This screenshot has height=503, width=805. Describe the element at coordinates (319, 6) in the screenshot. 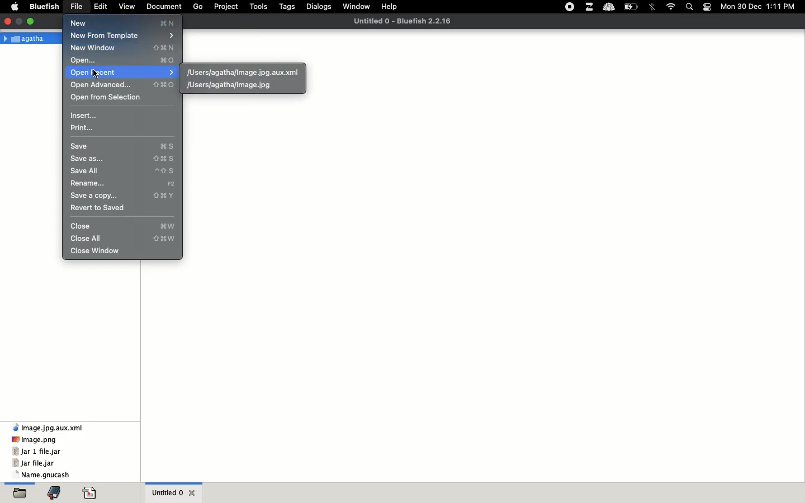

I see `dialogs` at that location.